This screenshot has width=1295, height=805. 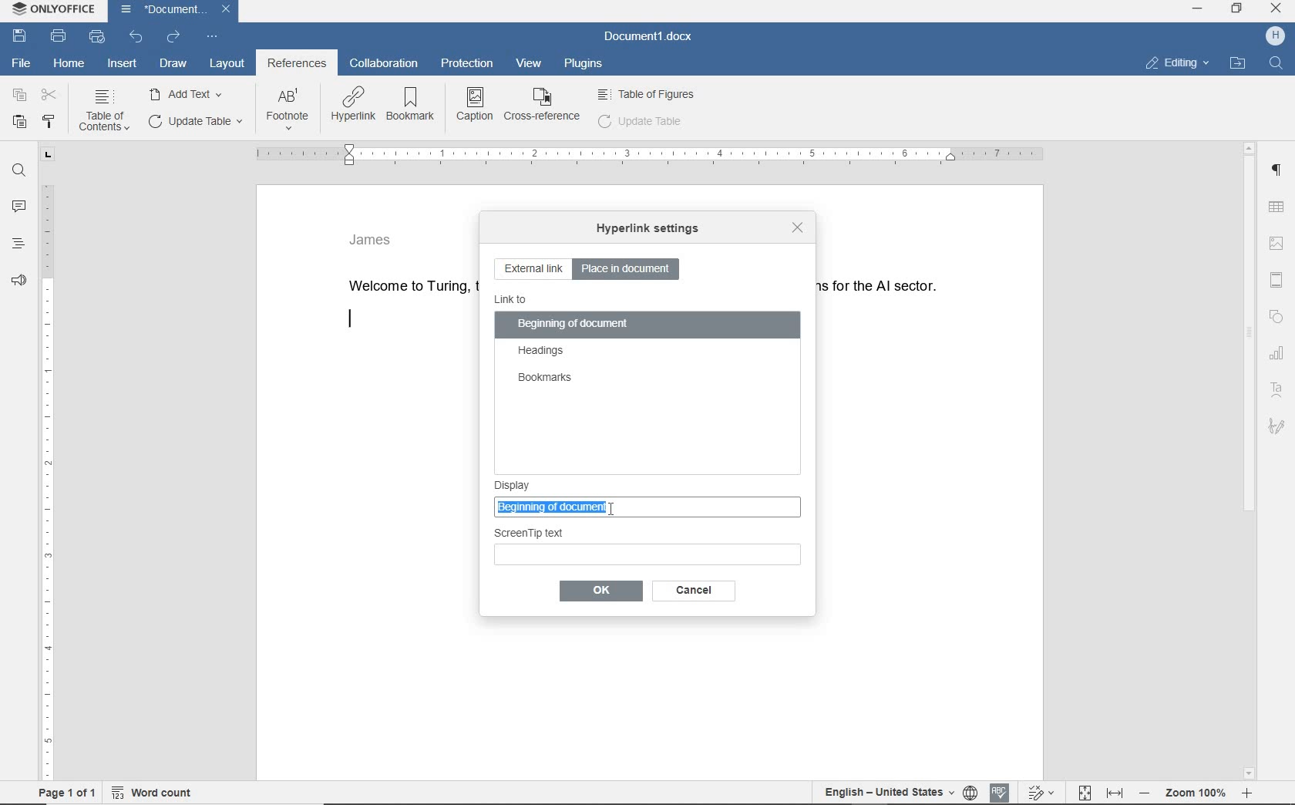 What do you see at coordinates (573, 325) in the screenshot?
I see `beginning of document` at bounding box center [573, 325].